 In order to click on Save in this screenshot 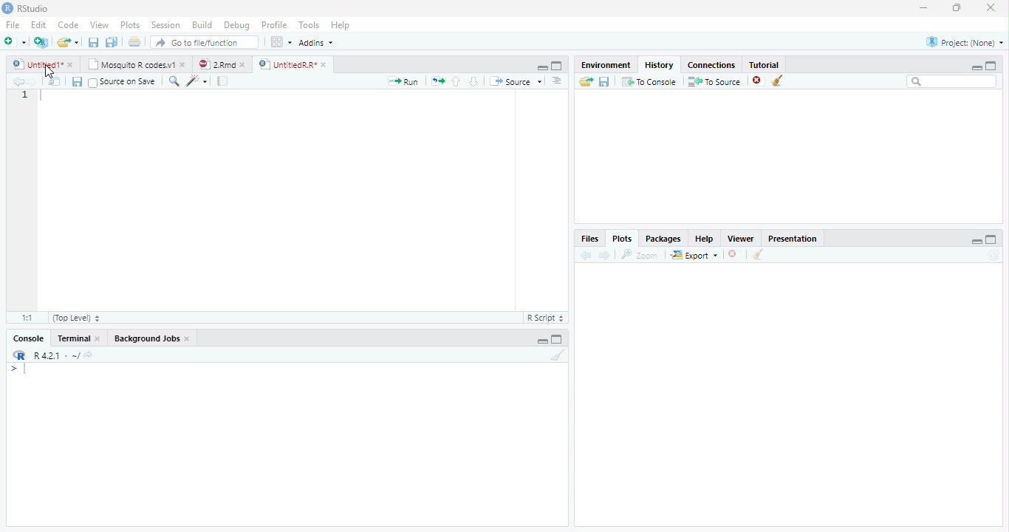, I will do `click(606, 82)`.